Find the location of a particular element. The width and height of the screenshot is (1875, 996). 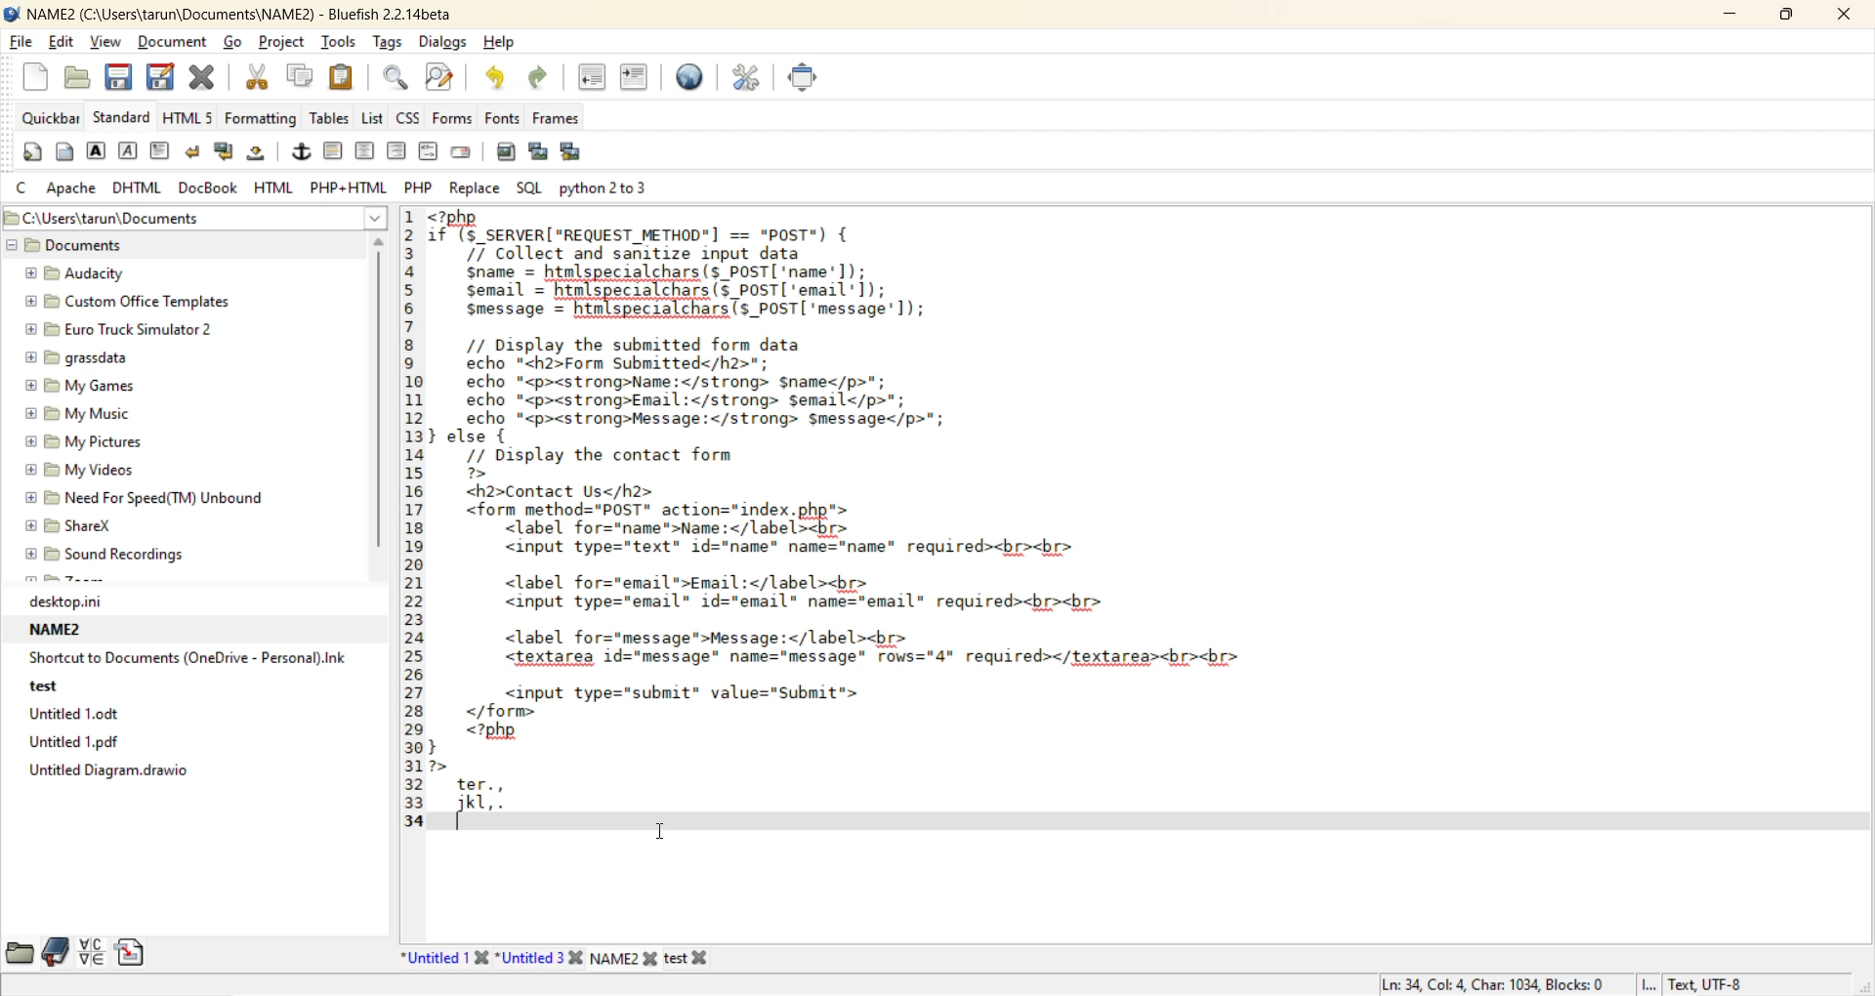

Sound Recordings is located at coordinates (114, 554).